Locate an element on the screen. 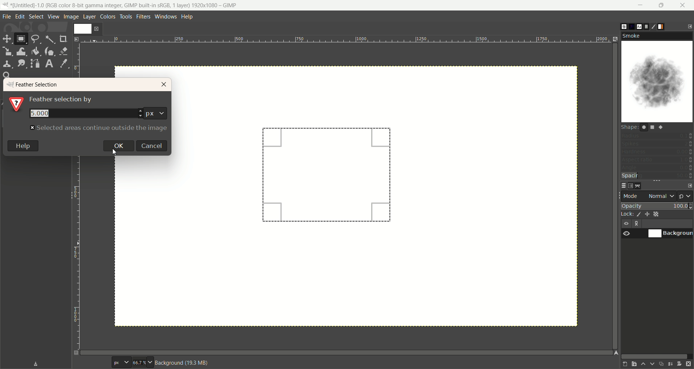 This screenshot has width=694, height=369. brush is located at coordinates (623, 27).